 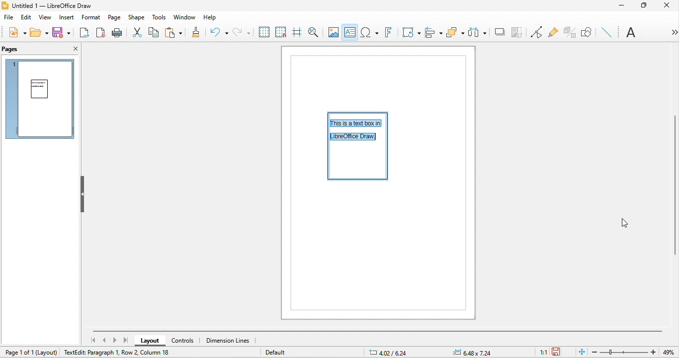 I want to click on view, so click(x=47, y=18).